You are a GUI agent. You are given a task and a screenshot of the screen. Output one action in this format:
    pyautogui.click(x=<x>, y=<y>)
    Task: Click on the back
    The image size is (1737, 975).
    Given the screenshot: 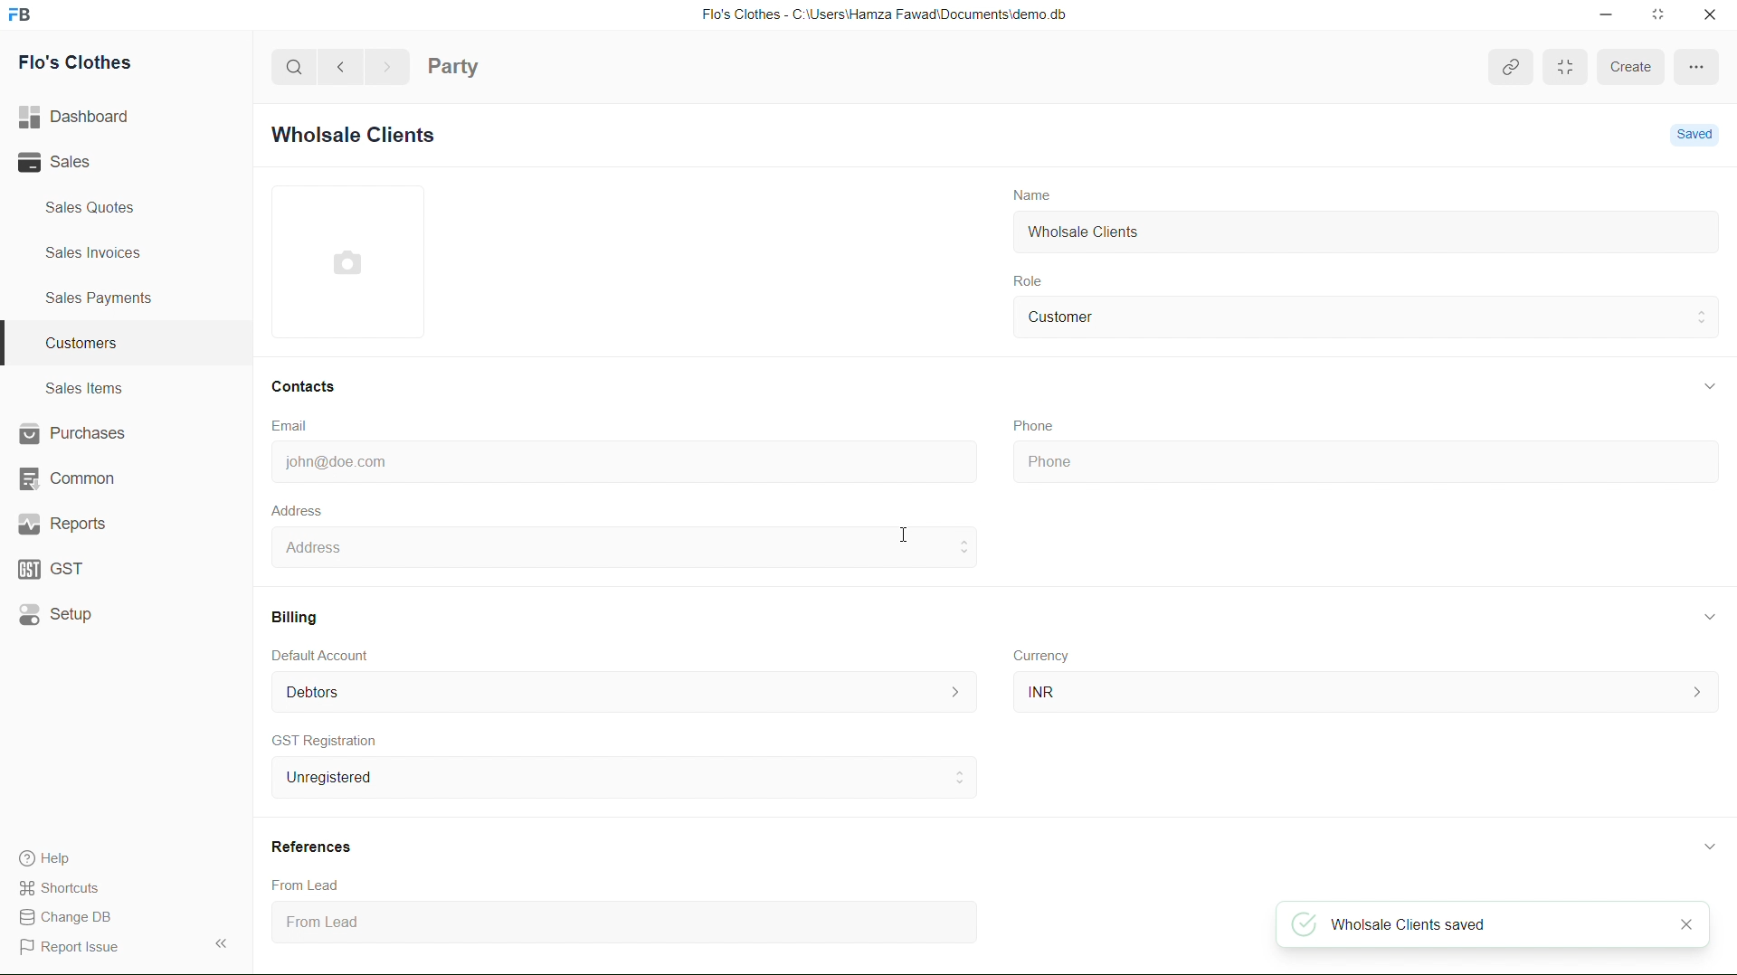 What is the action you would take?
    pyautogui.click(x=346, y=67)
    